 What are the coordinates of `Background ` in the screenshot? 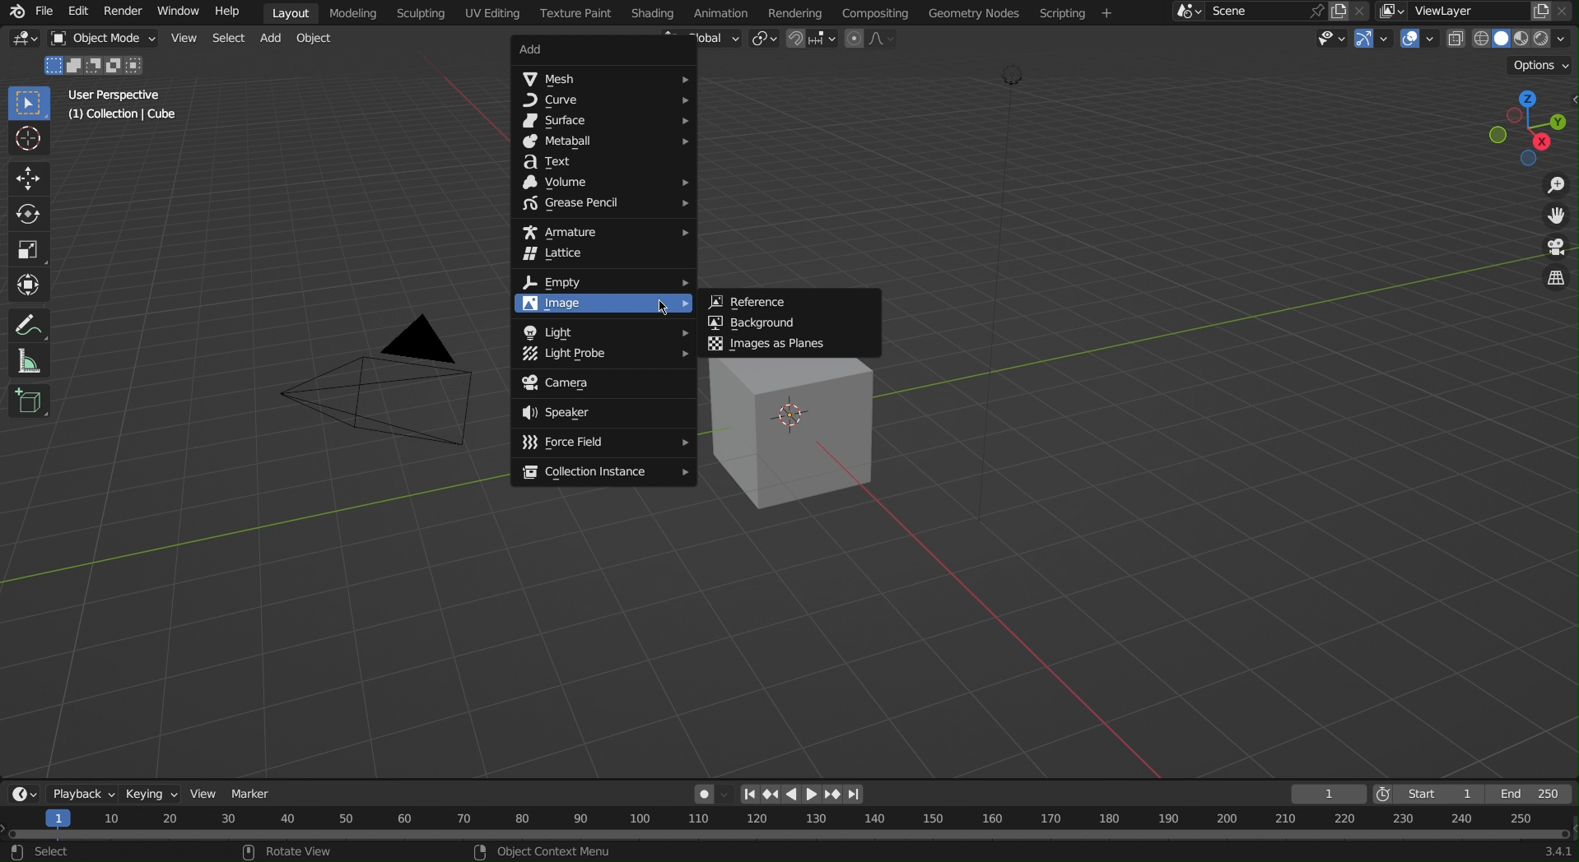 It's located at (795, 322).